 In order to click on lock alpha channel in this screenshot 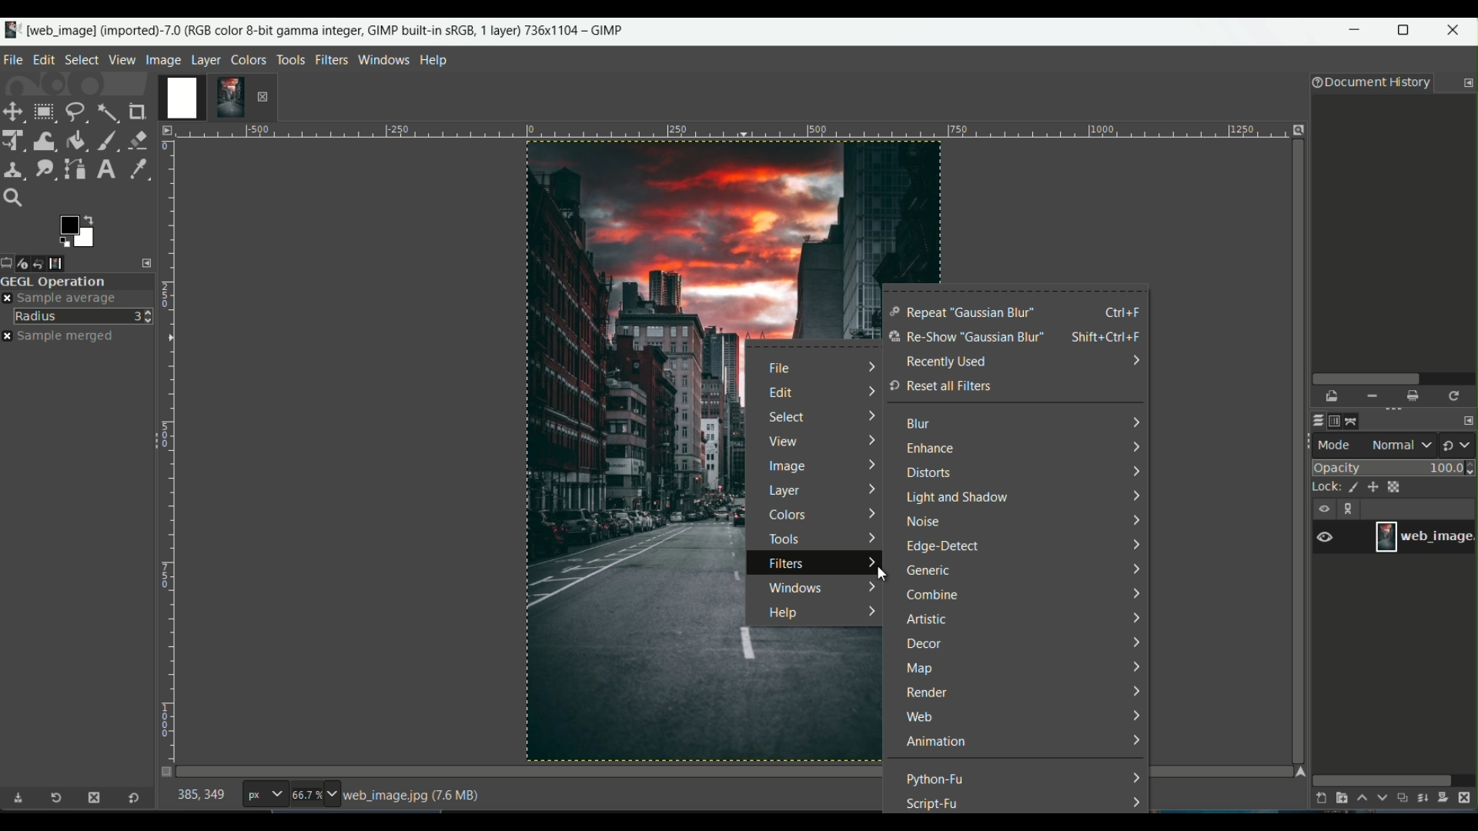, I will do `click(1396, 486)`.